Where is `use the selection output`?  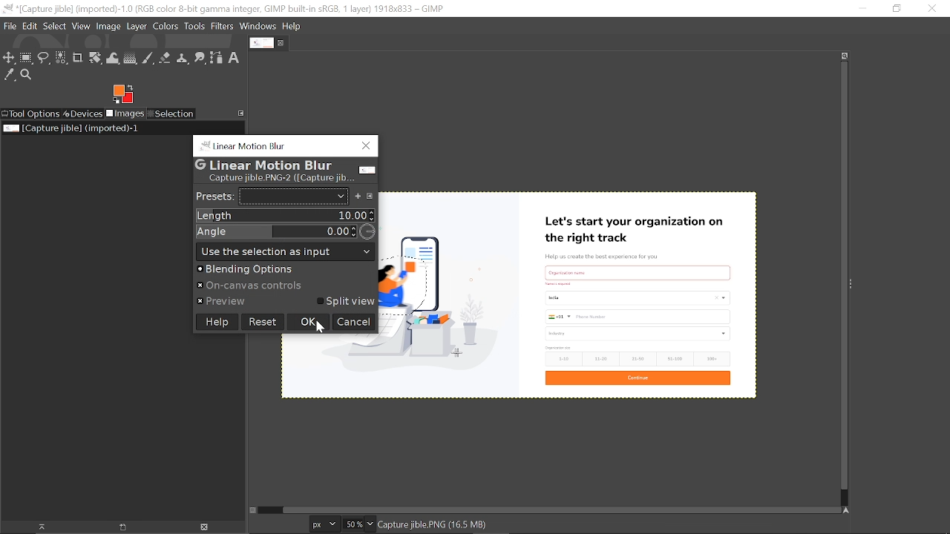
use the selection output is located at coordinates (285, 251).